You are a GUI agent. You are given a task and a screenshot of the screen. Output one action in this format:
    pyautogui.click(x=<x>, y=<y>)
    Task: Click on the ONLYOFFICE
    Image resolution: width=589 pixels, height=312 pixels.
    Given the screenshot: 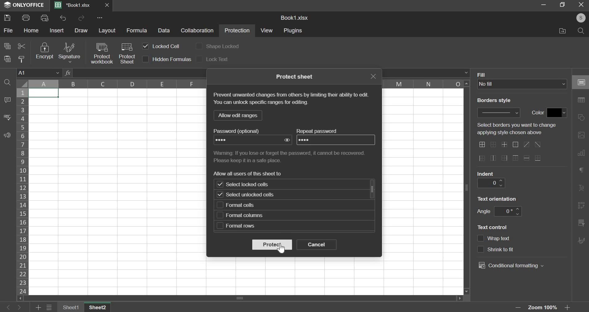 What is the action you would take?
    pyautogui.click(x=23, y=5)
    